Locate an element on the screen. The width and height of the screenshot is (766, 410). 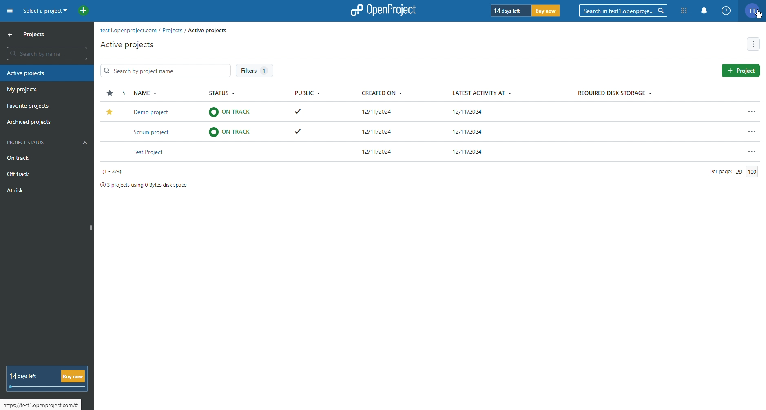
Favorite projects is located at coordinates (27, 106).